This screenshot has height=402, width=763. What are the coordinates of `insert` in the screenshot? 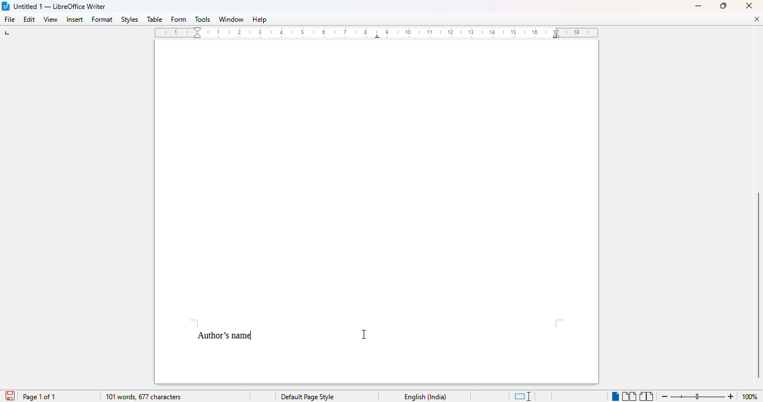 It's located at (75, 20).